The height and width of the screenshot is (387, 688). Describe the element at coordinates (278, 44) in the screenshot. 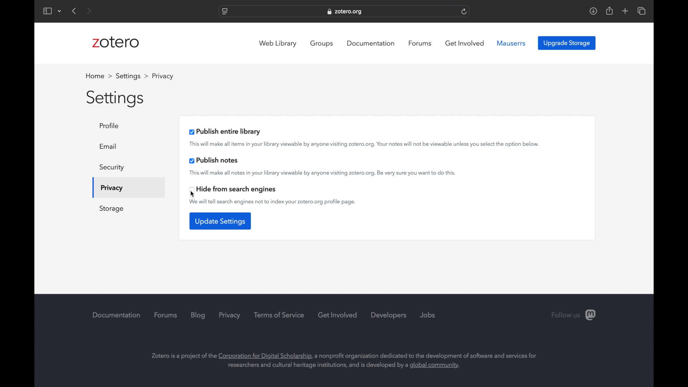

I see `web library` at that location.